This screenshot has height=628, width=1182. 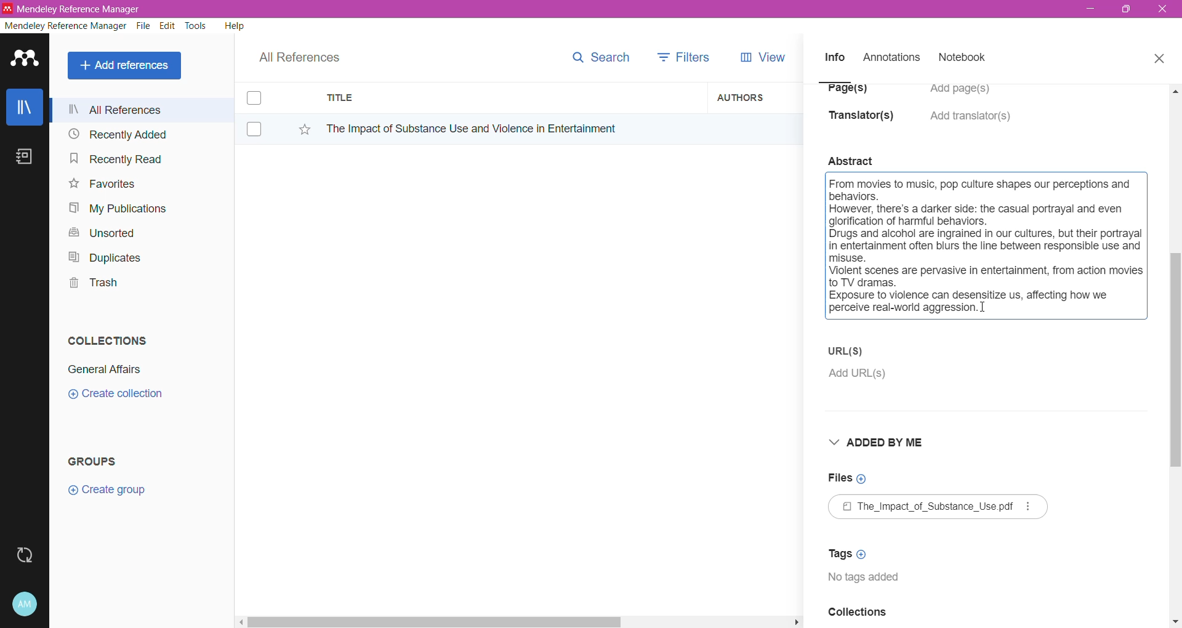 What do you see at coordinates (110, 494) in the screenshot?
I see `Click to Create Group` at bounding box center [110, 494].